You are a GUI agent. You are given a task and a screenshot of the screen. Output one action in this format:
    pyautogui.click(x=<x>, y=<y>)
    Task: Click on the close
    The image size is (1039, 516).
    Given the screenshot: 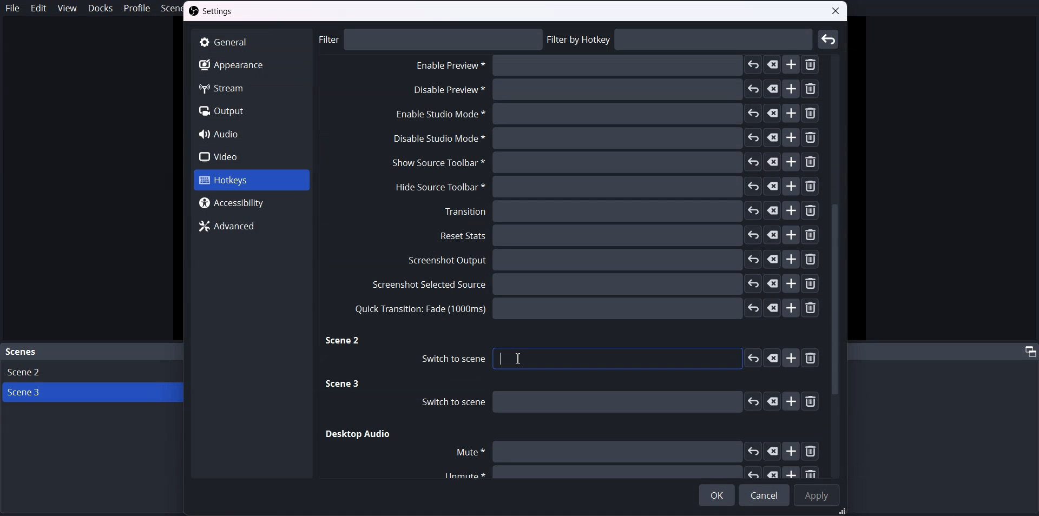 What is the action you would take?
    pyautogui.click(x=837, y=12)
    